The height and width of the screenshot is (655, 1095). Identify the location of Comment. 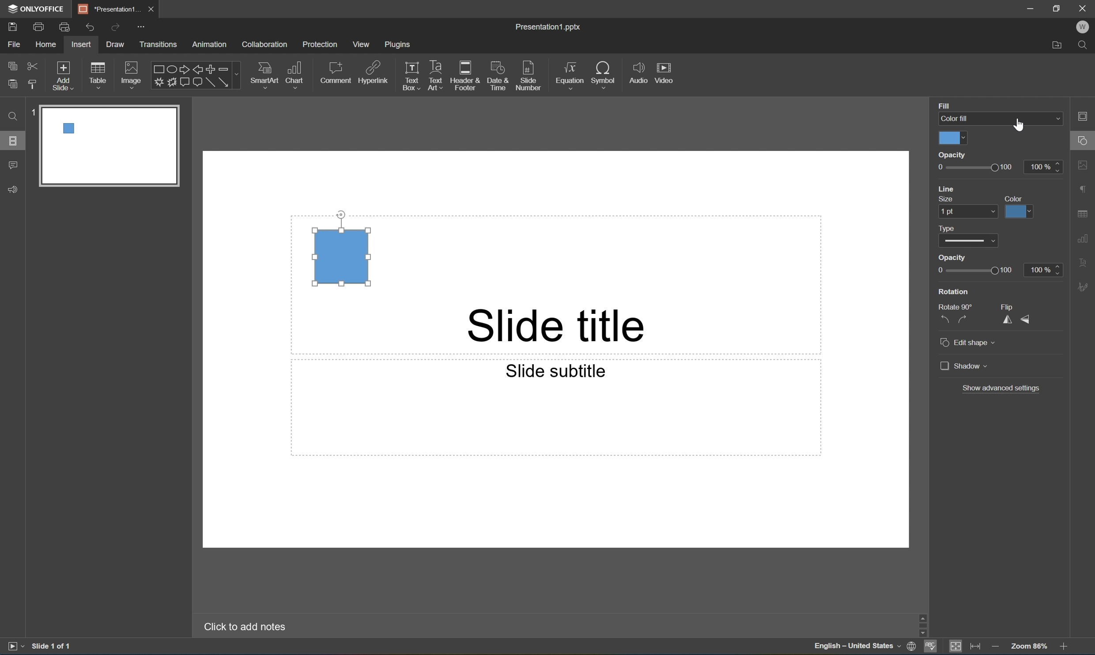
(14, 166).